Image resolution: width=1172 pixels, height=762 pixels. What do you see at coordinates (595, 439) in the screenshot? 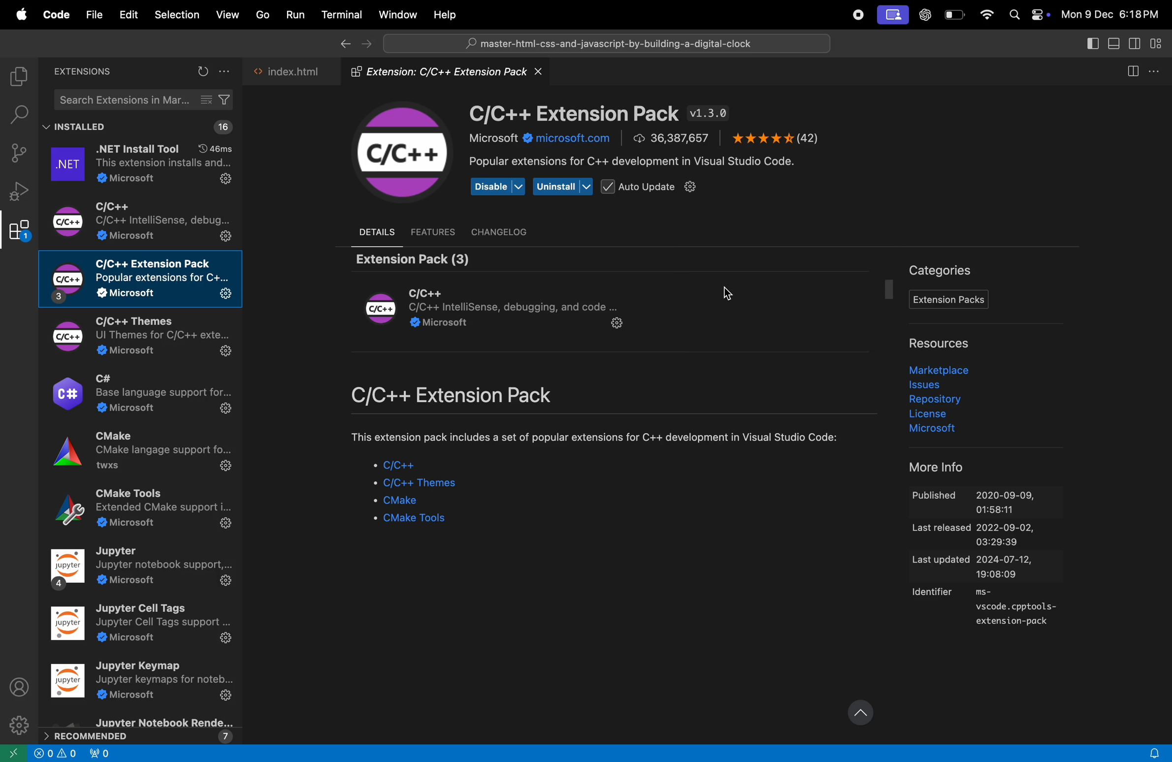
I see `comment about etxension` at bounding box center [595, 439].